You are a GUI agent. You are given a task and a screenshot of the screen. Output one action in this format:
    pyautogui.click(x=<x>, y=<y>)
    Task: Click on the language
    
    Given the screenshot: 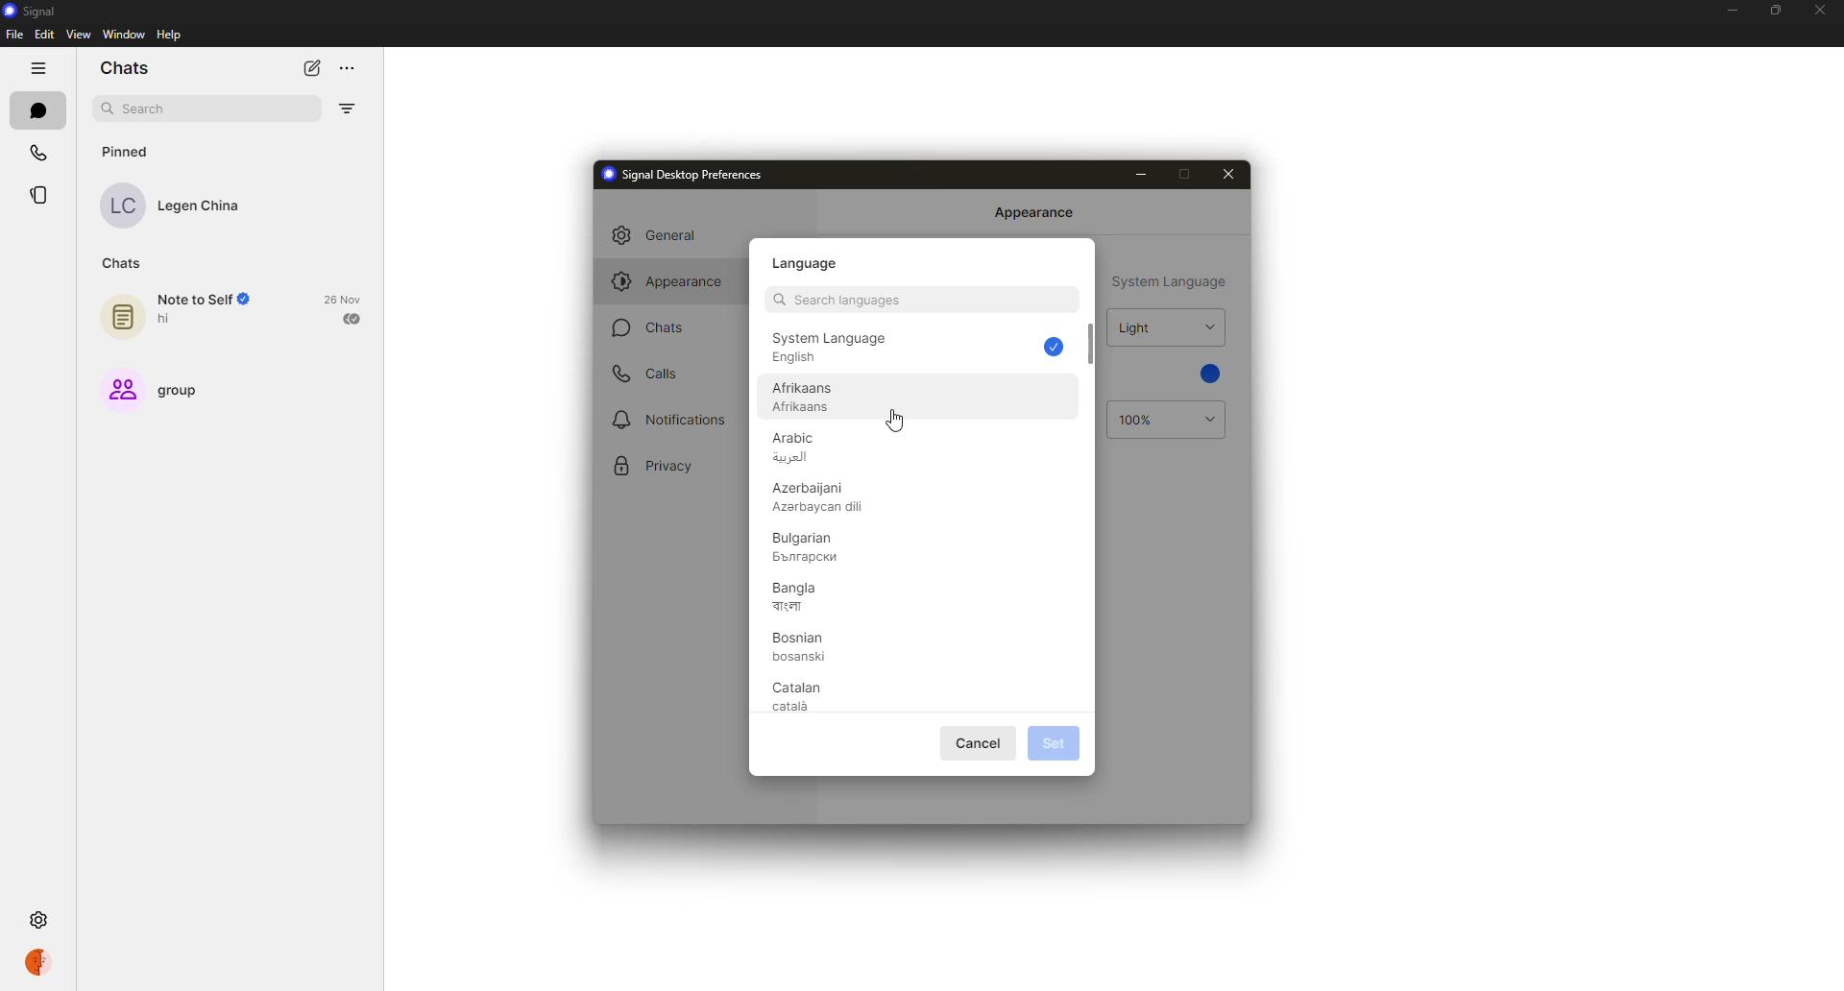 What is the action you would take?
    pyautogui.click(x=810, y=262)
    